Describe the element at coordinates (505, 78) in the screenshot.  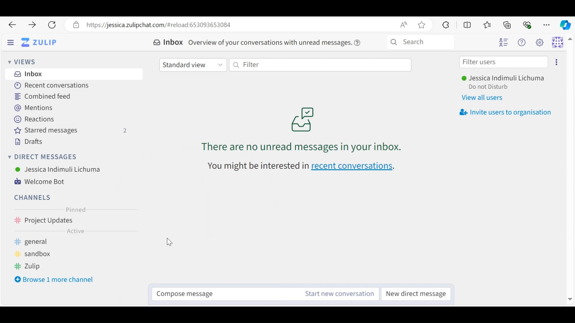
I see `User` at that location.